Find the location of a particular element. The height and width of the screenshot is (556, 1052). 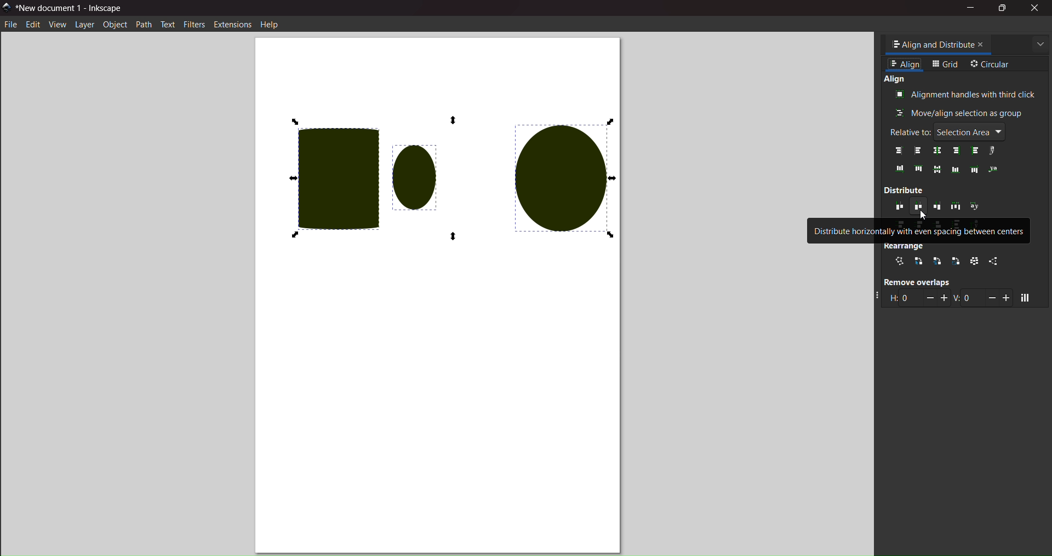

title is located at coordinates (72, 7).